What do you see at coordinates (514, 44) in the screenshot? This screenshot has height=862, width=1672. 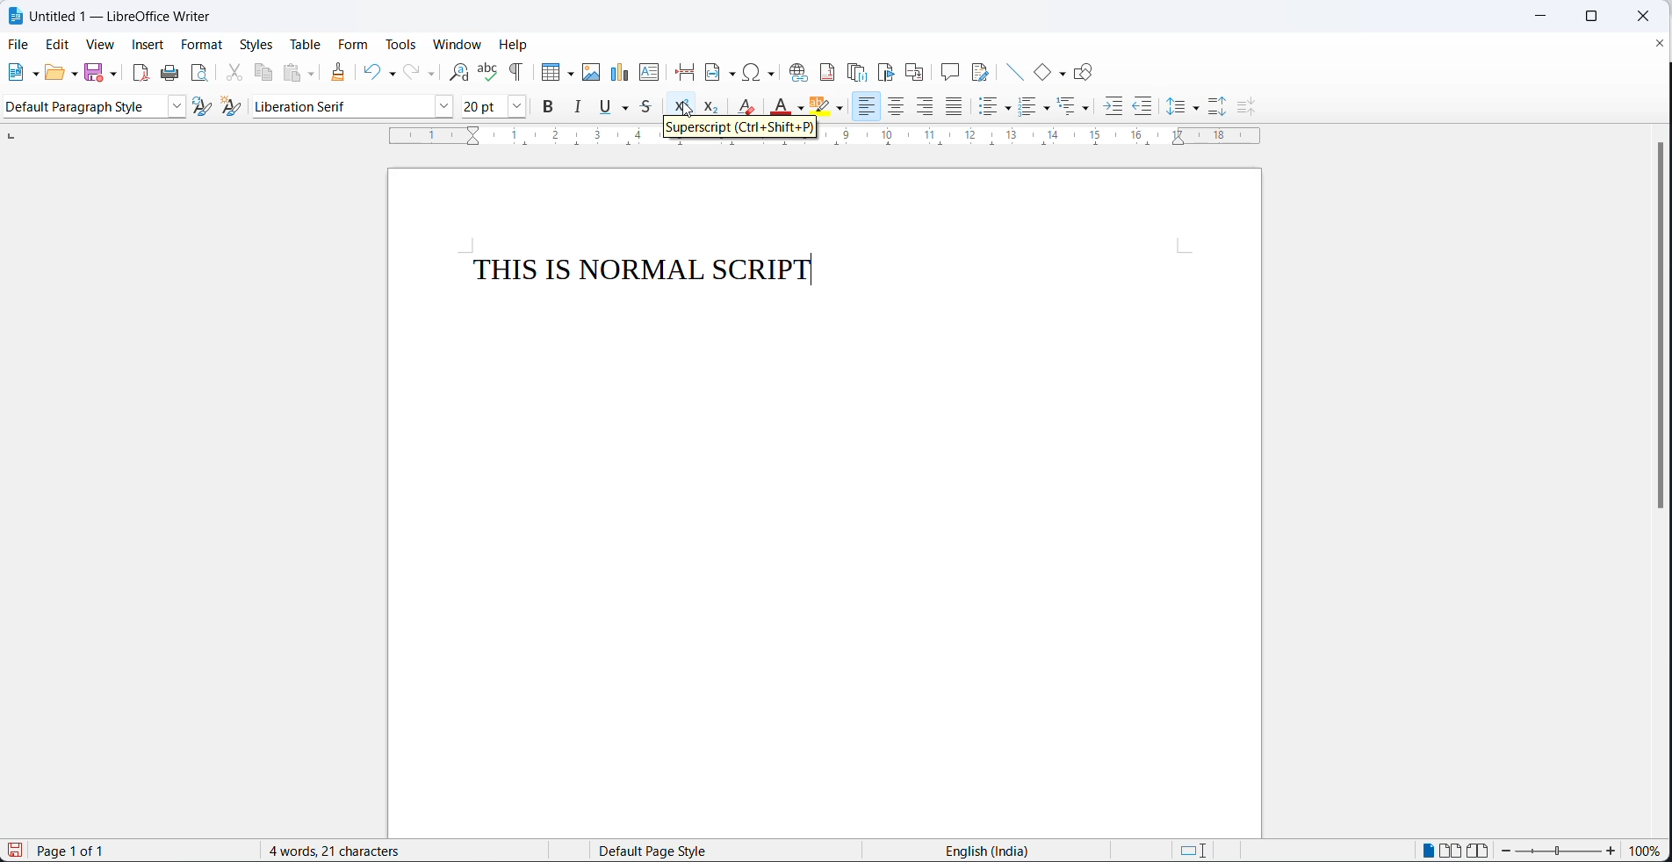 I see `help` at bounding box center [514, 44].